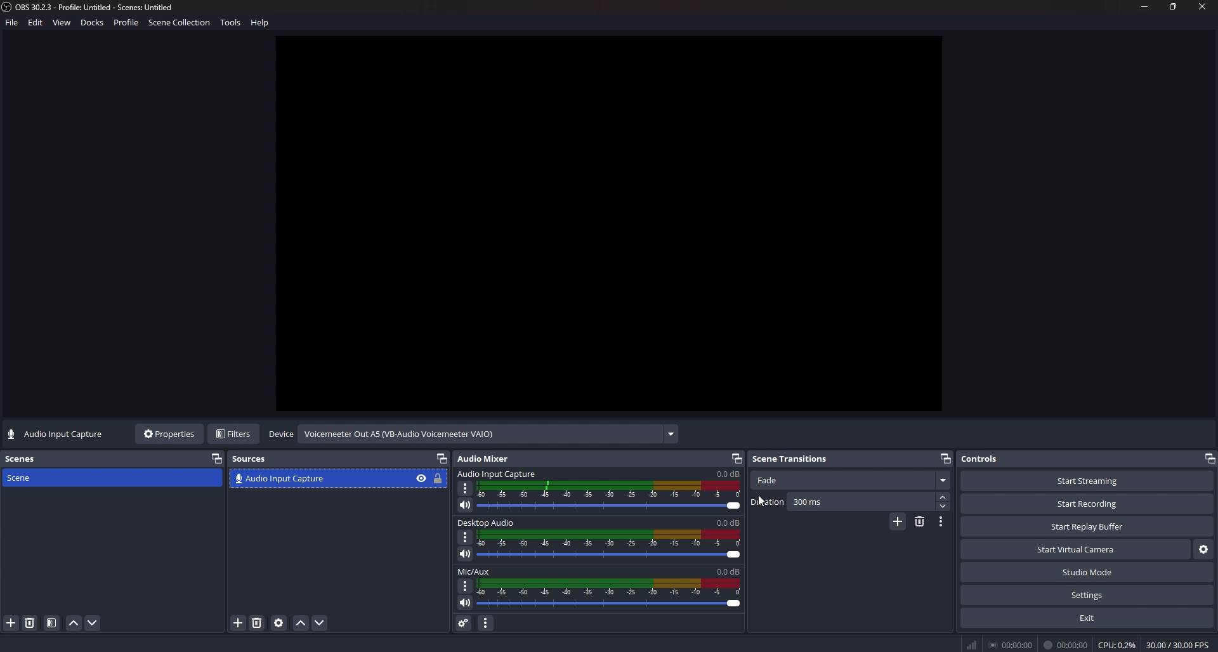 The width and height of the screenshot is (1218, 652). I want to click on move source down, so click(318, 623).